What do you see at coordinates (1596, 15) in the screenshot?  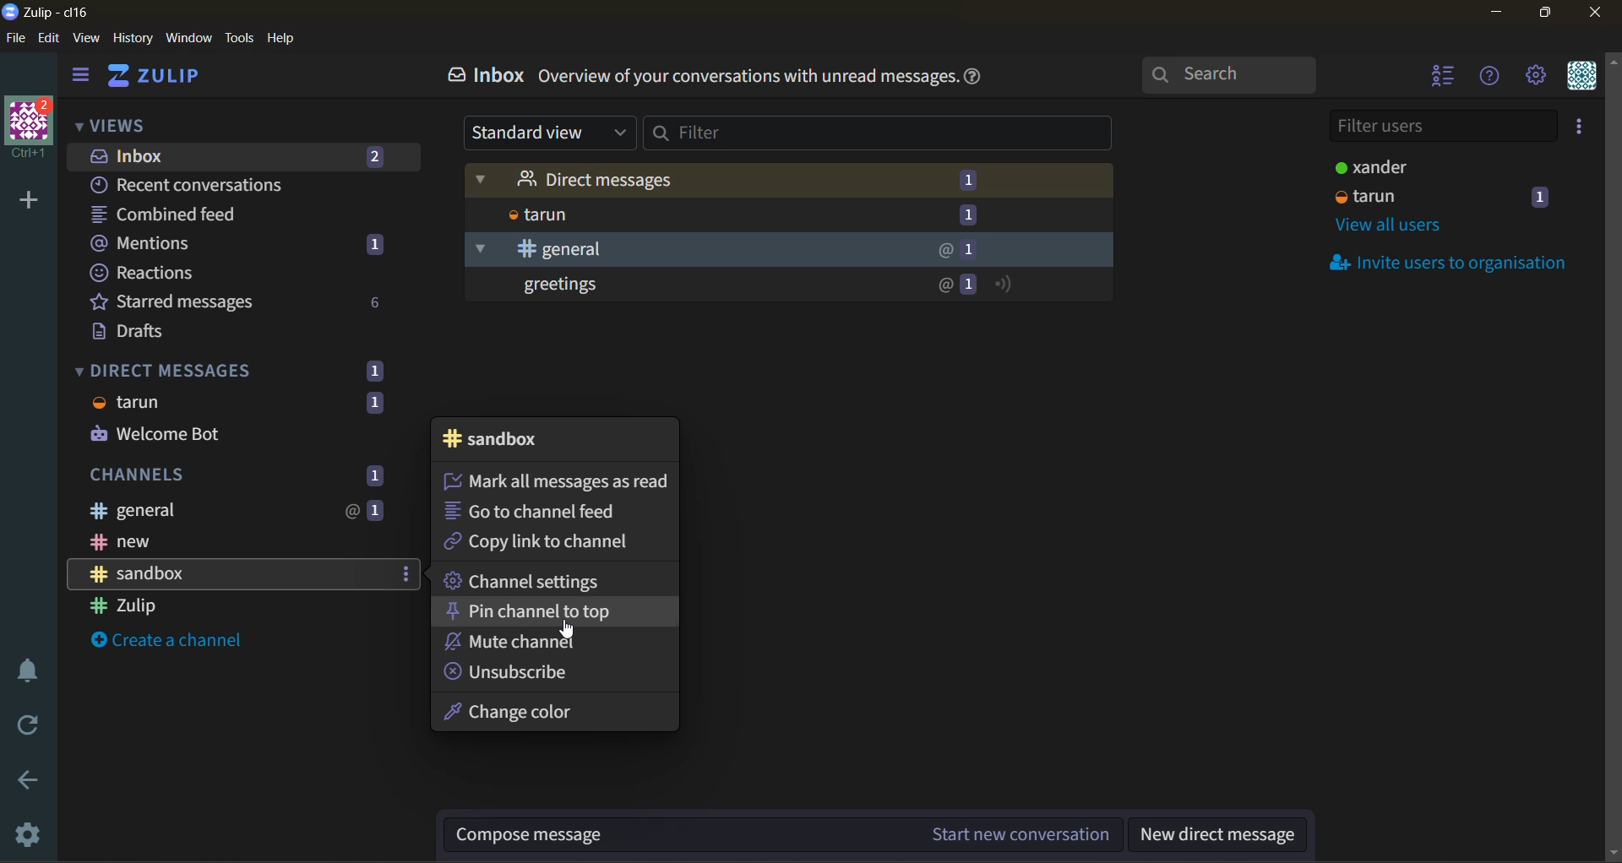 I see `close` at bounding box center [1596, 15].